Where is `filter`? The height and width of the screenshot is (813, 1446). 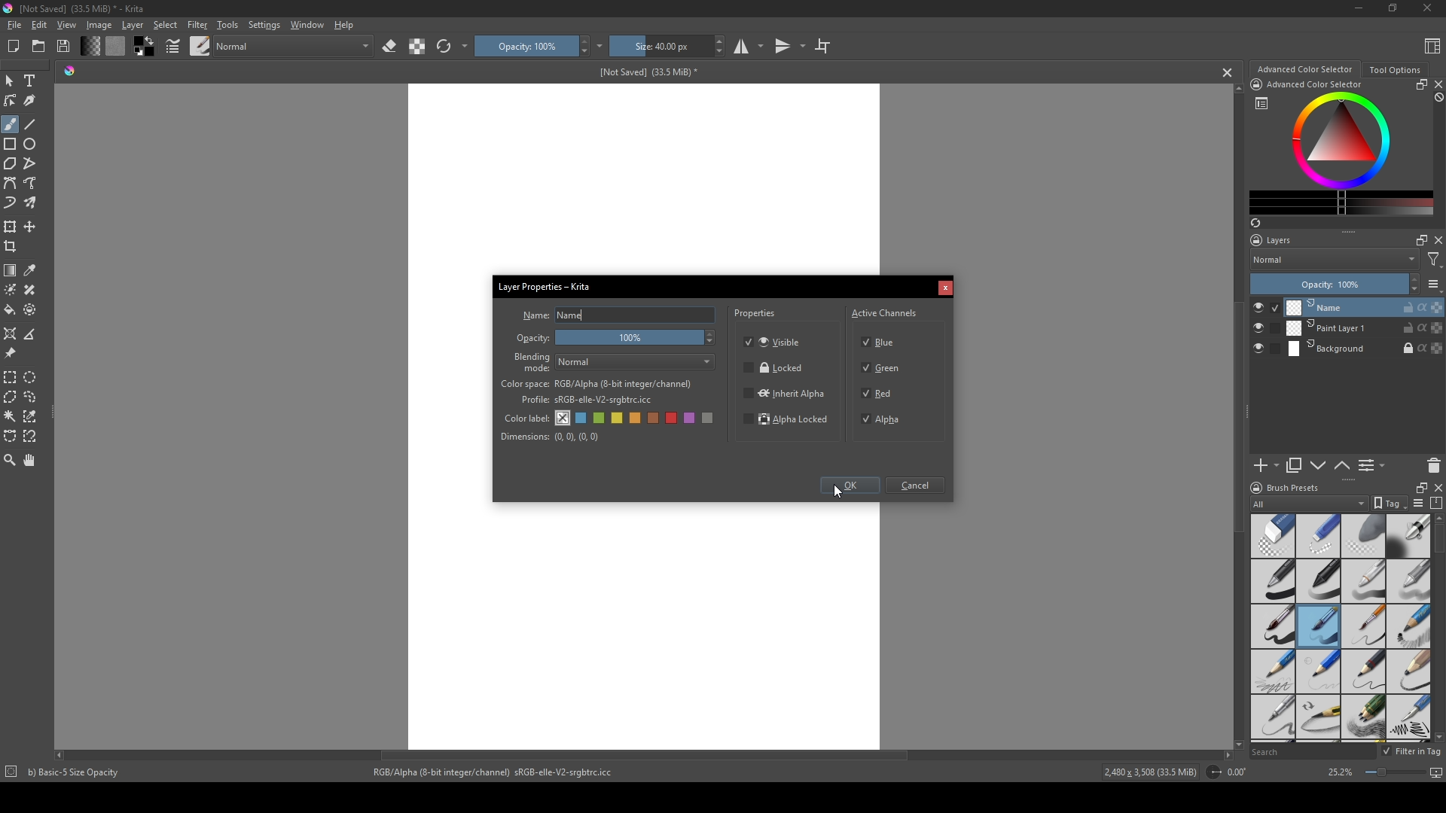 filter is located at coordinates (1434, 260).